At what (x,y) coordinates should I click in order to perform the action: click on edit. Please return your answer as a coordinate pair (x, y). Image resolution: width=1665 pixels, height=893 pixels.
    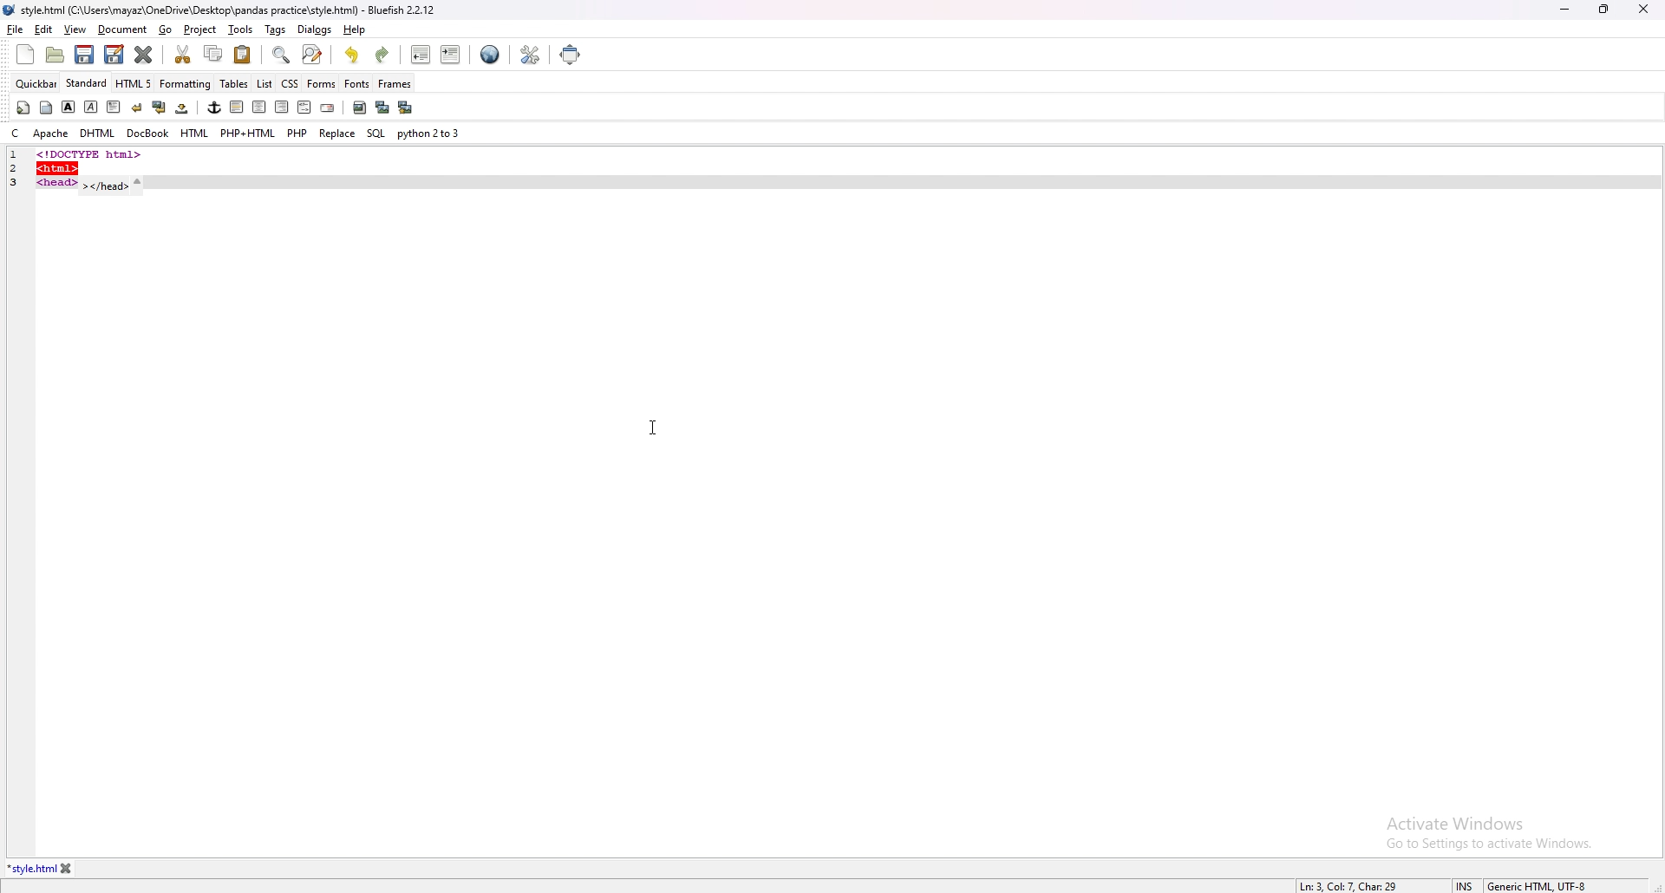
    Looking at the image, I should click on (44, 29).